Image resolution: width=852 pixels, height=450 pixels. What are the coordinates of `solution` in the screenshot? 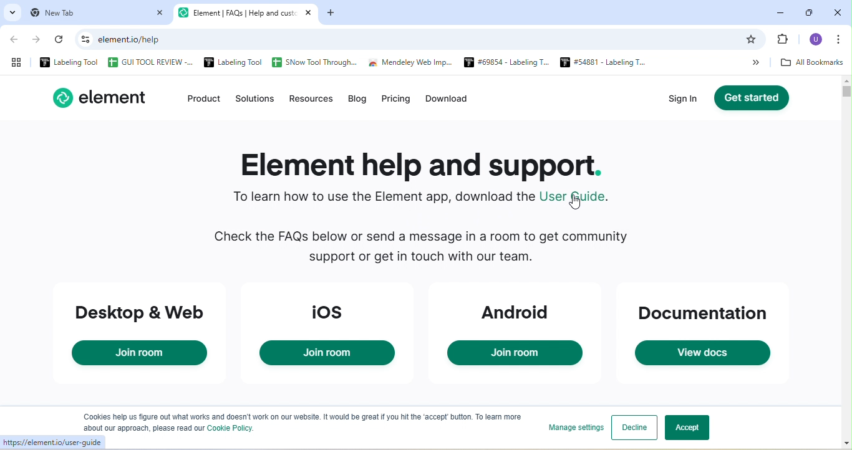 It's located at (254, 100).